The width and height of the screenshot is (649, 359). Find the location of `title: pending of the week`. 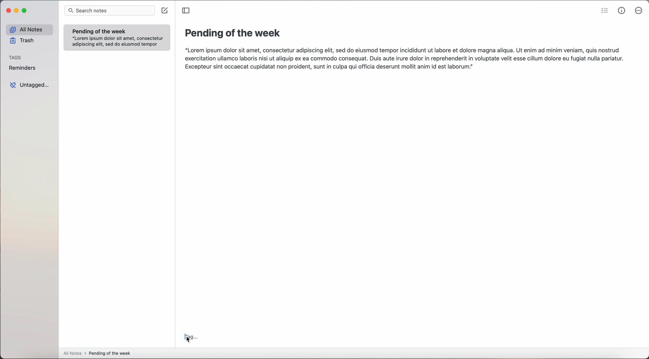

title: pending of the week is located at coordinates (234, 34).